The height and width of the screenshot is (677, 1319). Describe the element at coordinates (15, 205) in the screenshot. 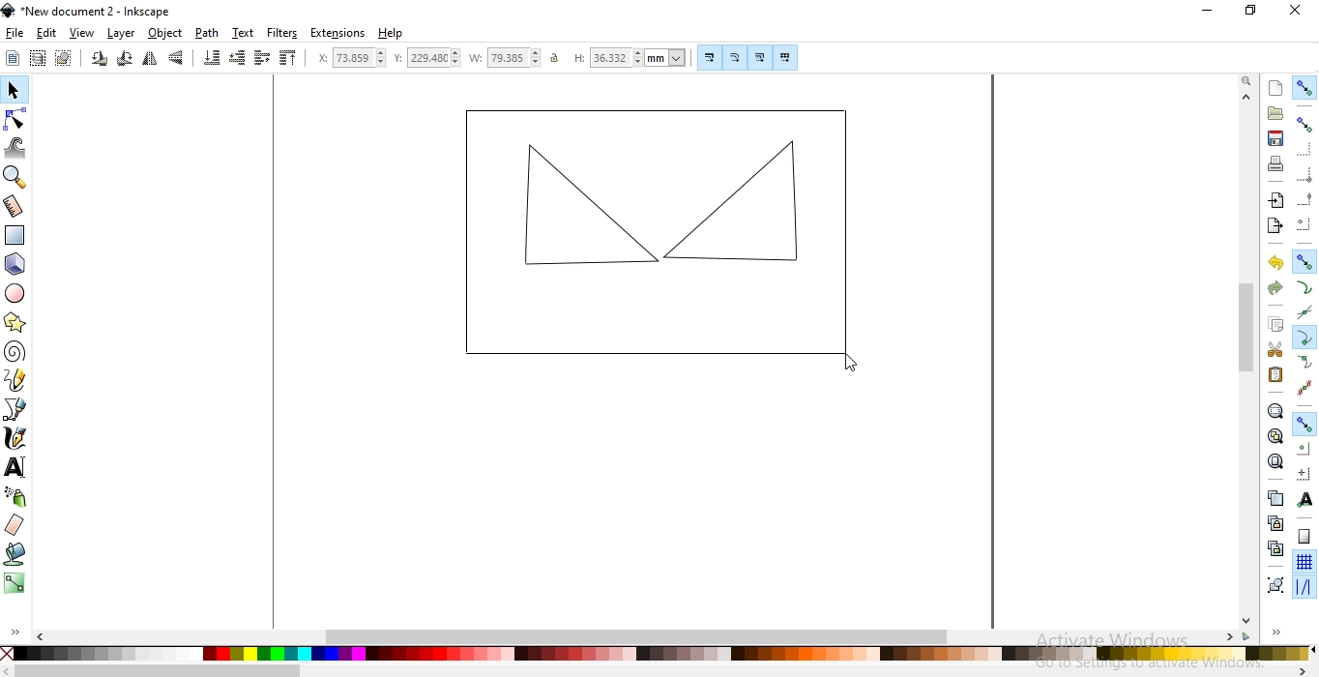

I see `measurement tool` at that location.